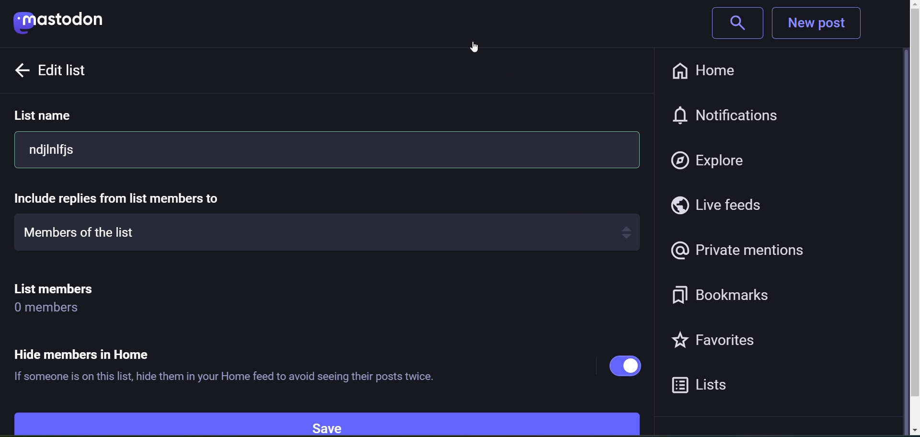 This screenshot has height=437, width=920. What do you see at coordinates (725, 207) in the screenshot?
I see `live feeds` at bounding box center [725, 207].